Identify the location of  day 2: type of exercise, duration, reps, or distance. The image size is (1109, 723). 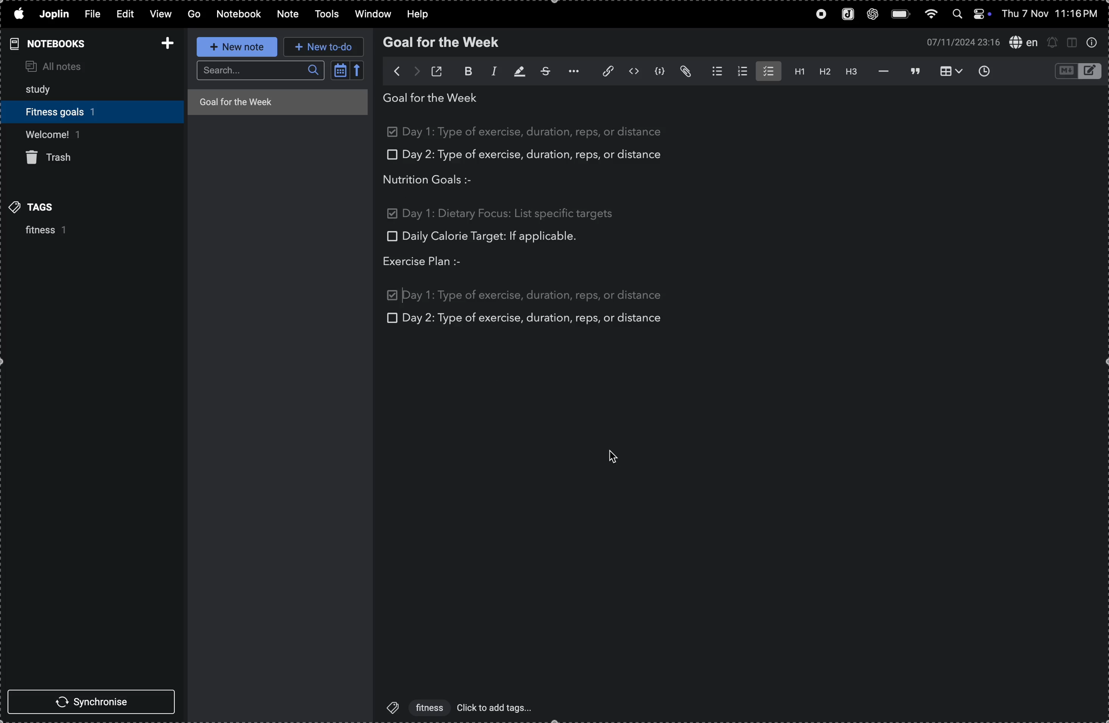
(534, 319).